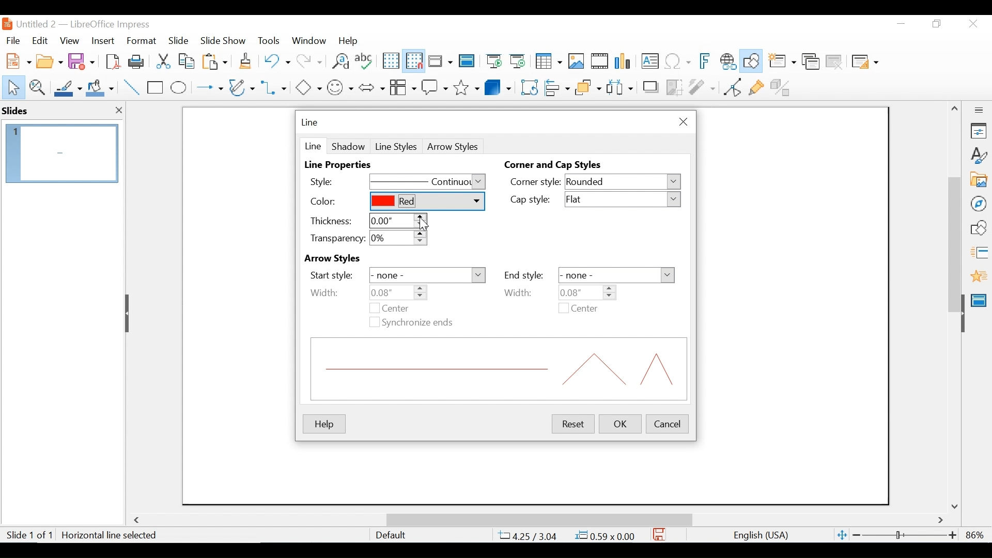  Describe the element at coordinates (681, 122) in the screenshot. I see `Close` at that location.